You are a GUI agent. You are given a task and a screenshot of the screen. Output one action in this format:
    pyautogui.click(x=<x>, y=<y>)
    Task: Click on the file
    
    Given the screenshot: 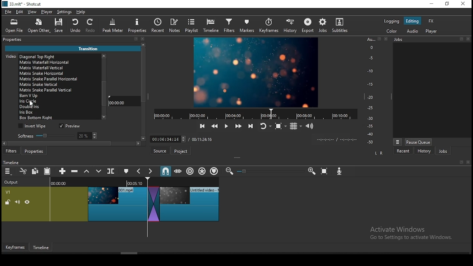 What is the action you would take?
    pyautogui.click(x=8, y=12)
    